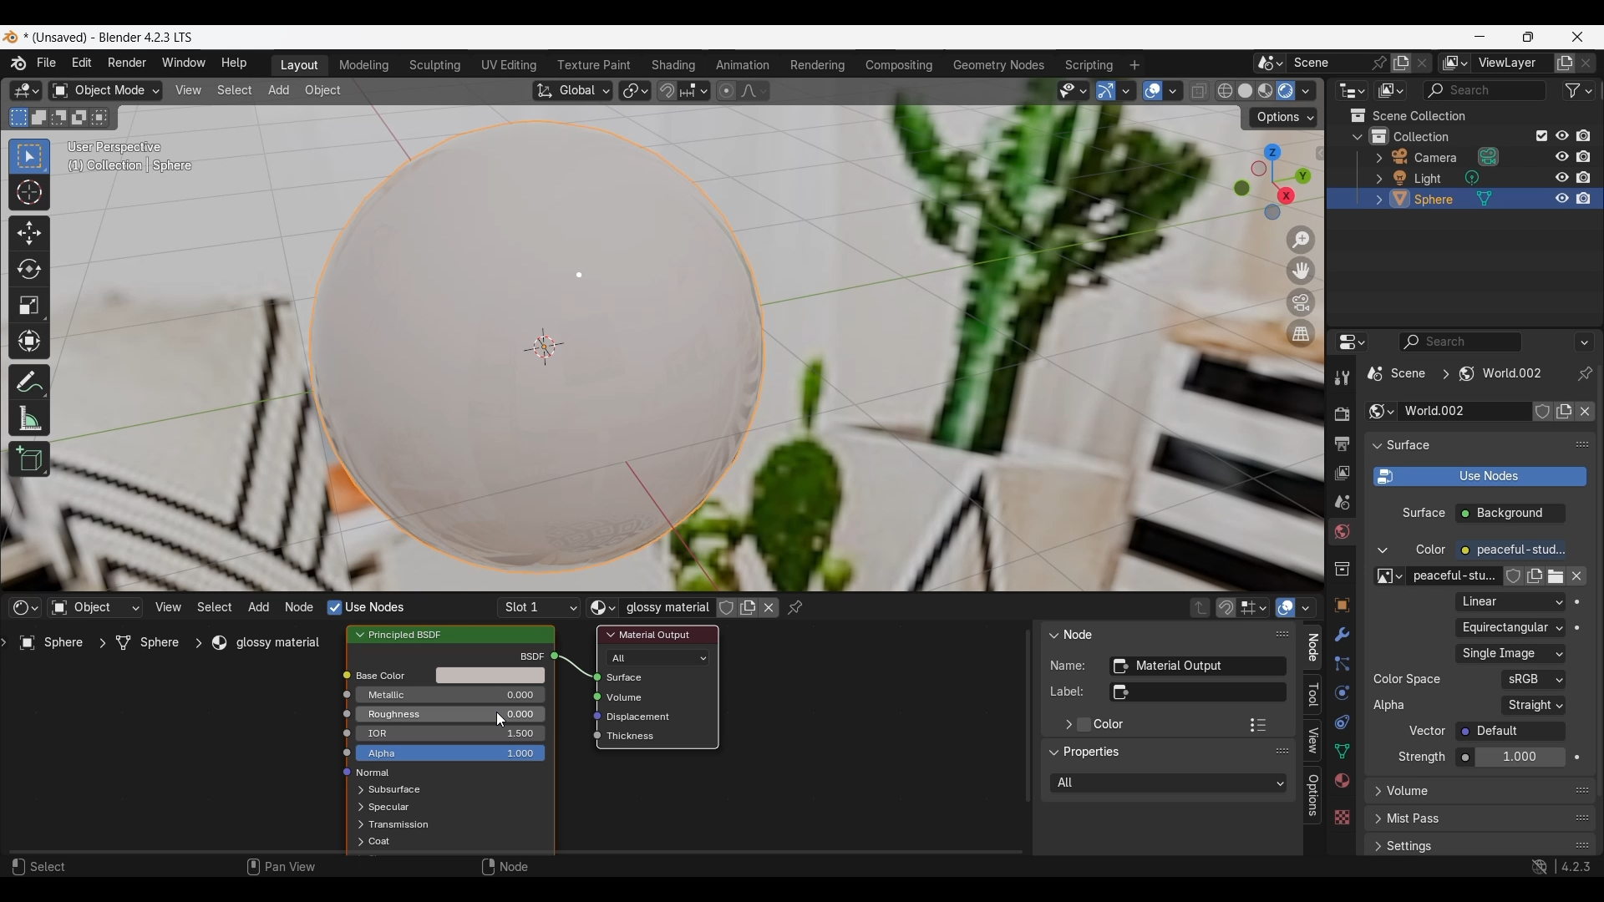 This screenshot has width=1604, height=902. What do you see at coordinates (281, 866) in the screenshot?
I see `Pan view` at bounding box center [281, 866].